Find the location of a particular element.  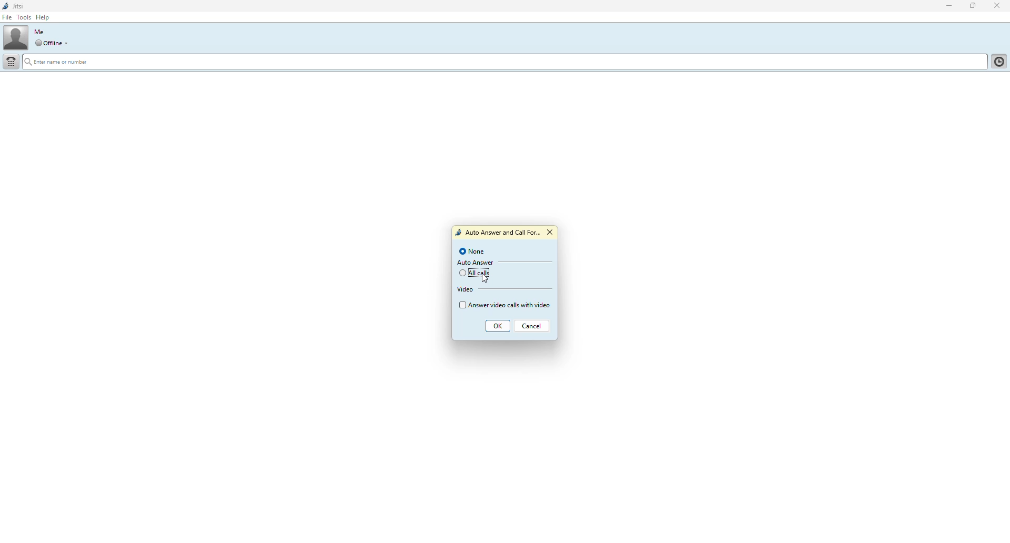

answer video calls with video is located at coordinates (504, 305).